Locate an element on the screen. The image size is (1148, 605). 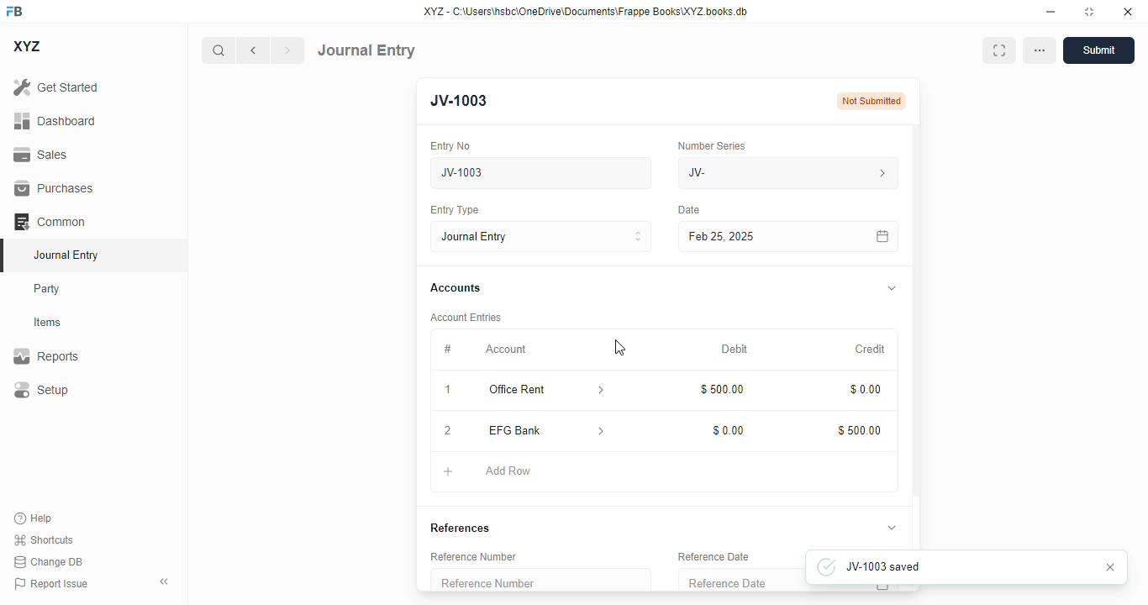
account information is located at coordinates (602, 391).